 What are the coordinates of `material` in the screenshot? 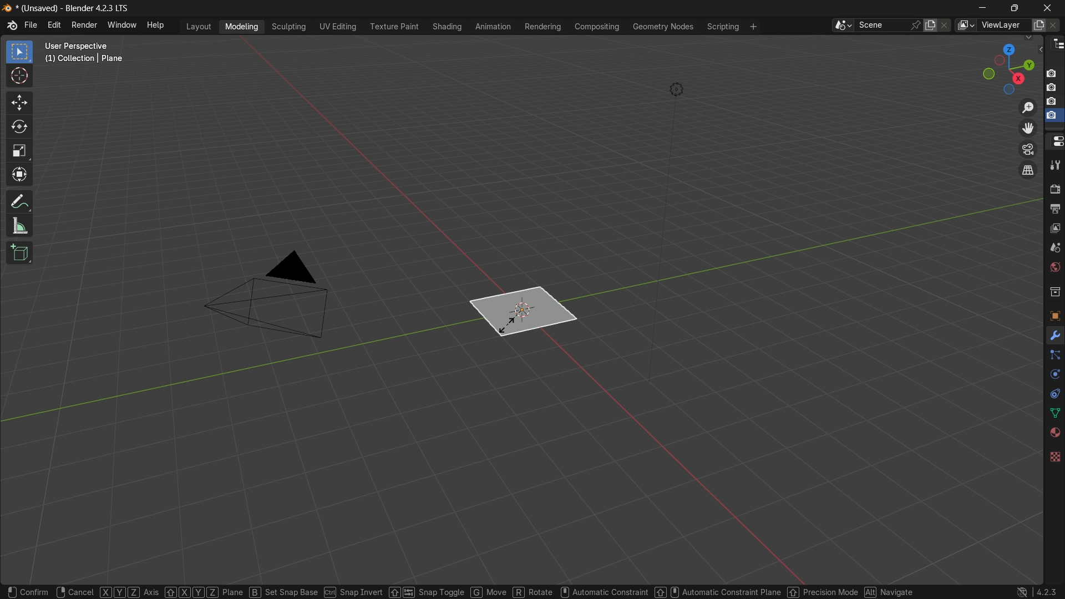 It's located at (1054, 433).